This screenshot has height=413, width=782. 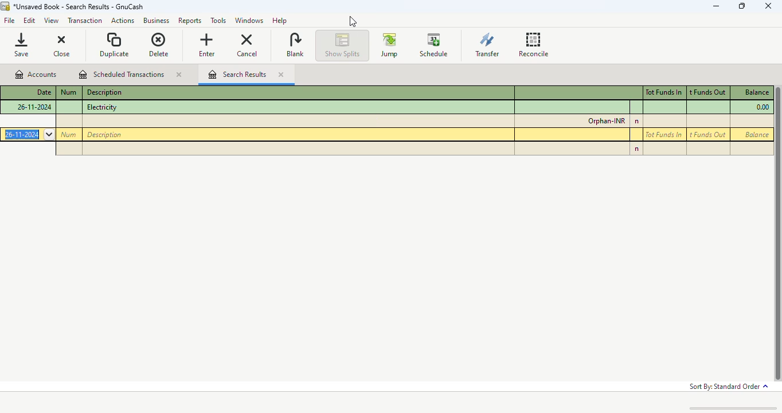 What do you see at coordinates (156, 21) in the screenshot?
I see `business` at bounding box center [156, 21].